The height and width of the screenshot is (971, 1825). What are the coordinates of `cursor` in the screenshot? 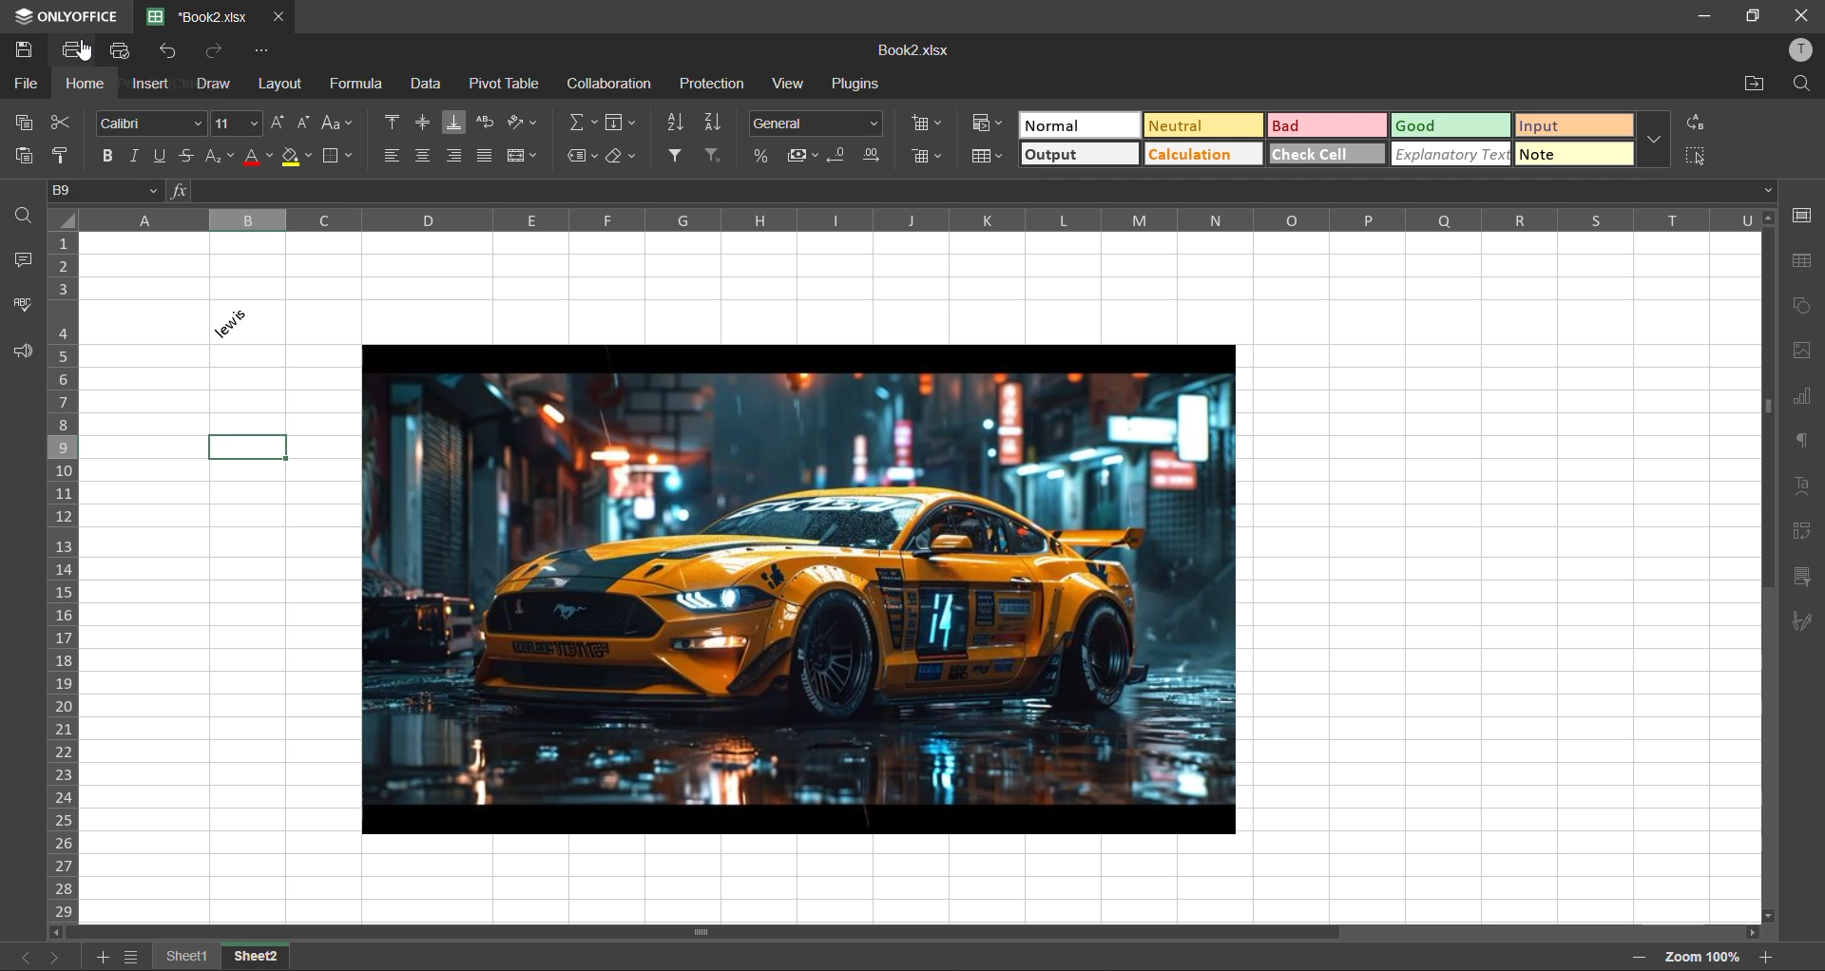 It's located at (84, 52).